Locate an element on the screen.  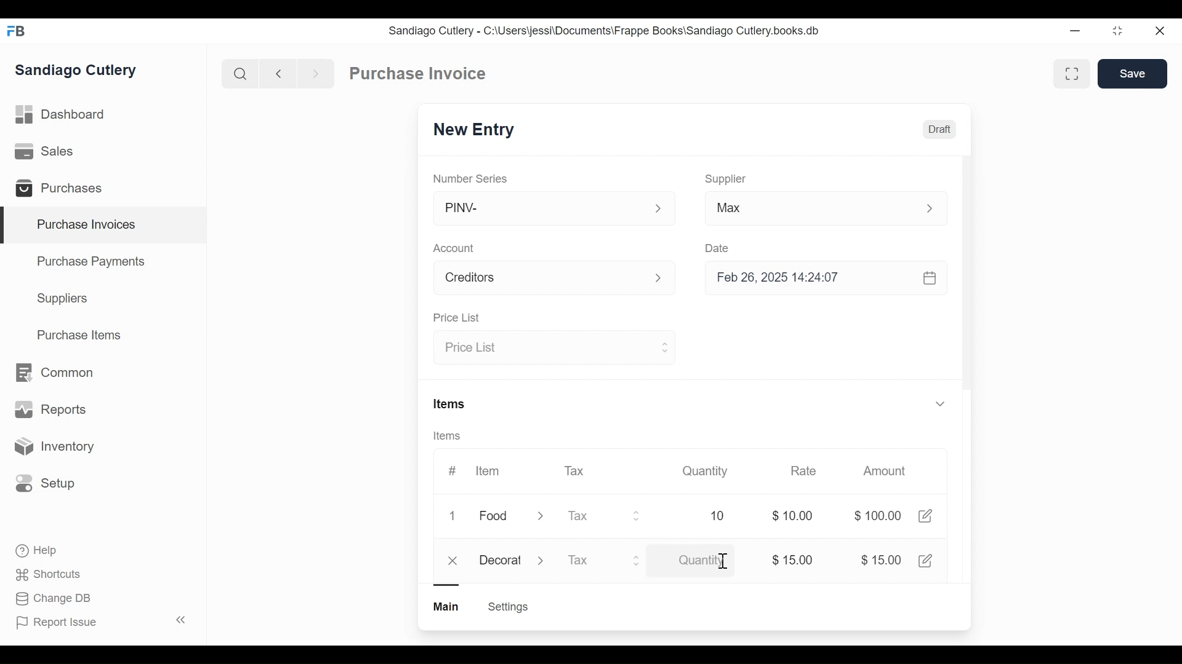
Tax is located at coordinates (591, 561).